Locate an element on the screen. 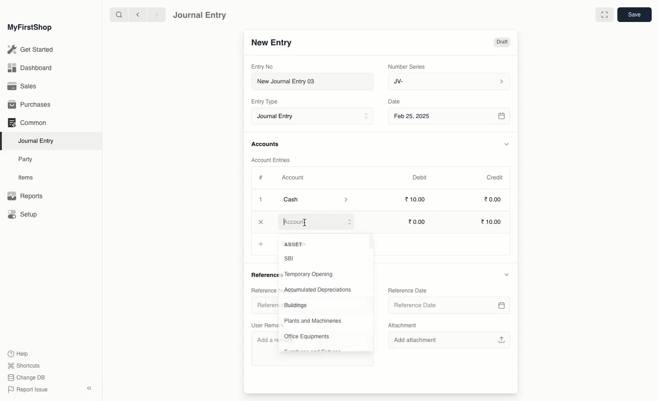 The height and width of the screenshot is (401, 659). Full width toggle is located at coordinates (604, 15).